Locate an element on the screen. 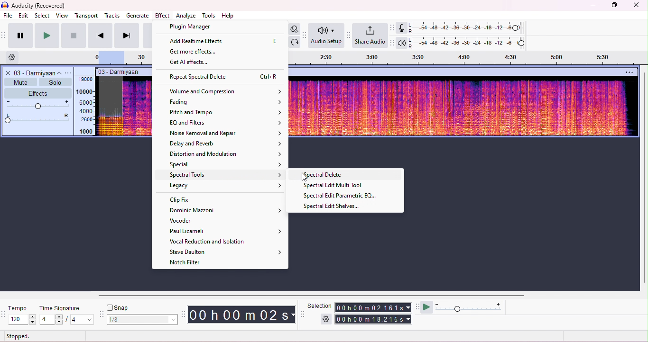 The image size is (648, 342). maximize is located at coordinates (614, 6).